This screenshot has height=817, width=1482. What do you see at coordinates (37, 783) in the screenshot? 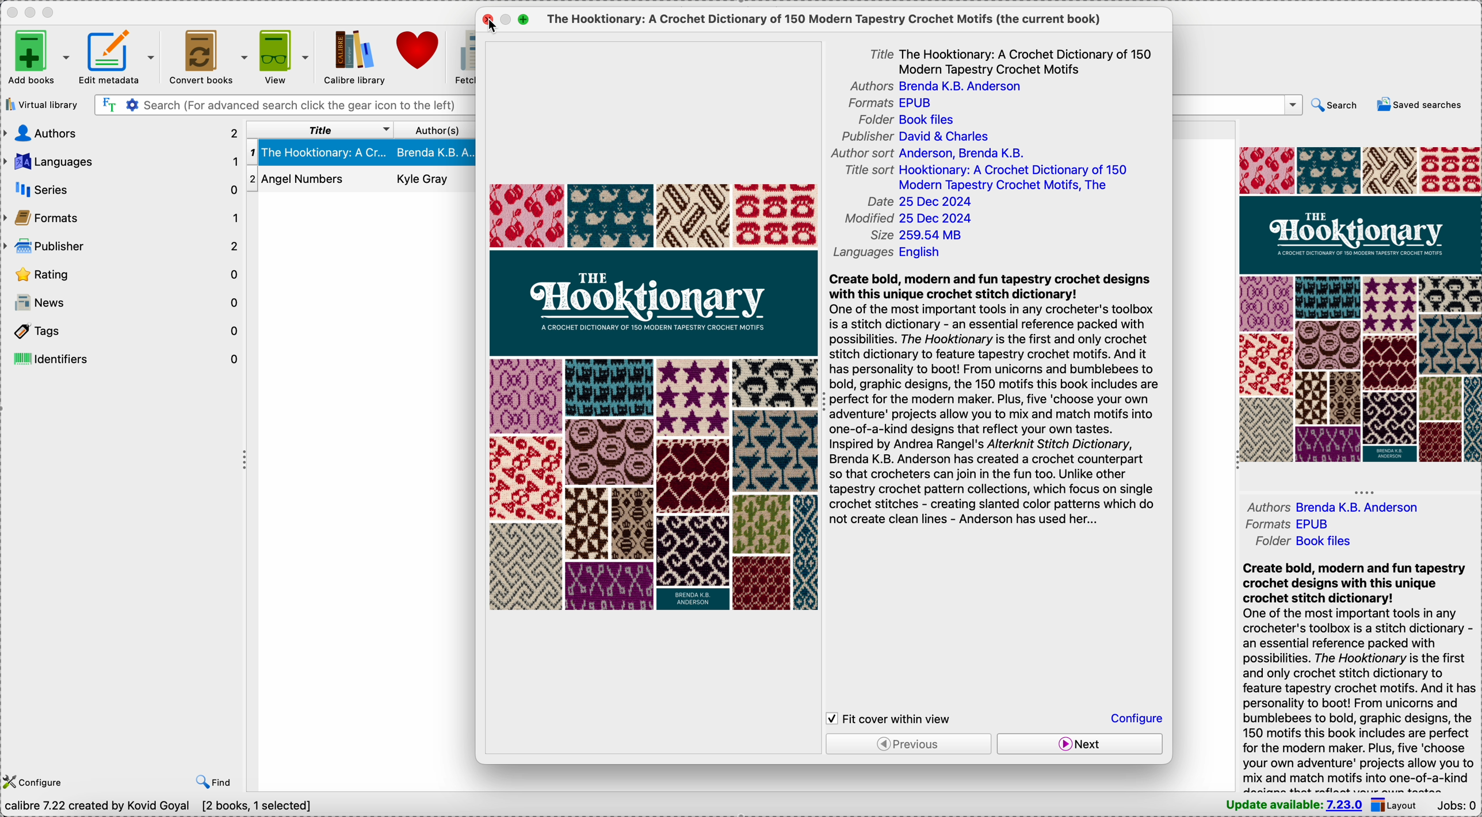
I see `configure` at bounding box center [37, 783].